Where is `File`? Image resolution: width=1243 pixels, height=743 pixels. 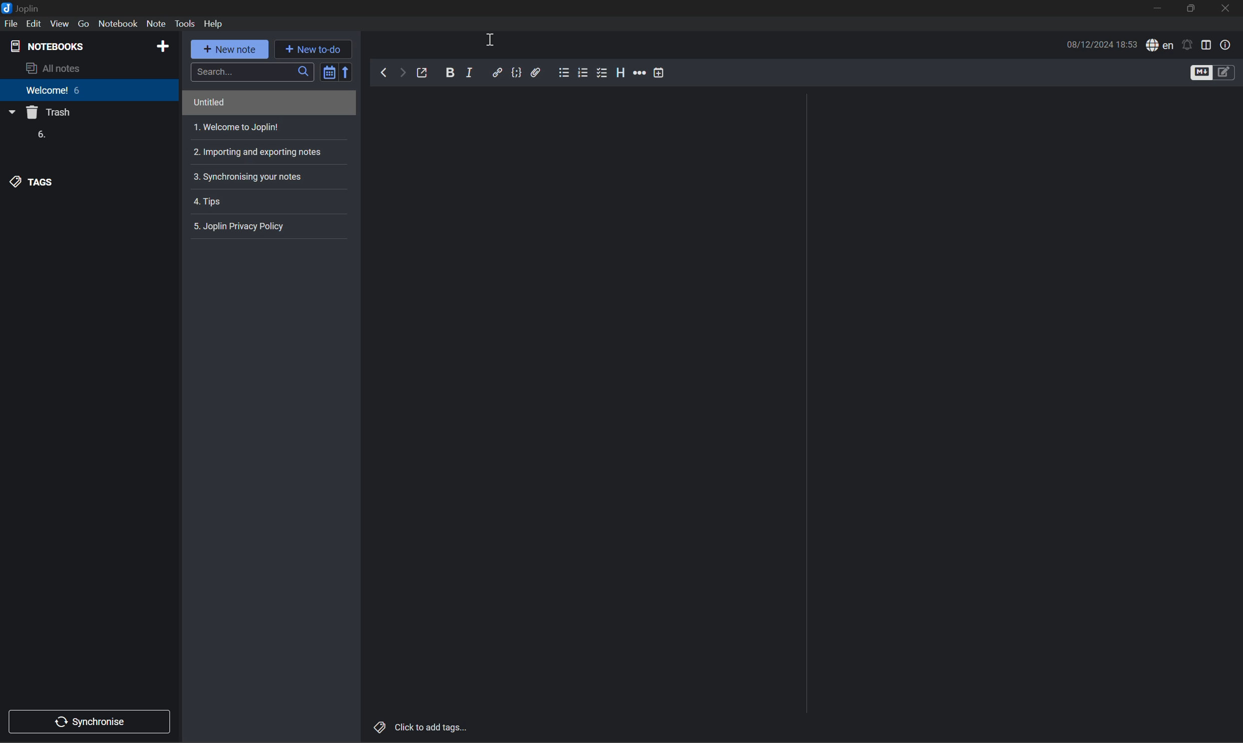 File is located at coordinates (11, 24).